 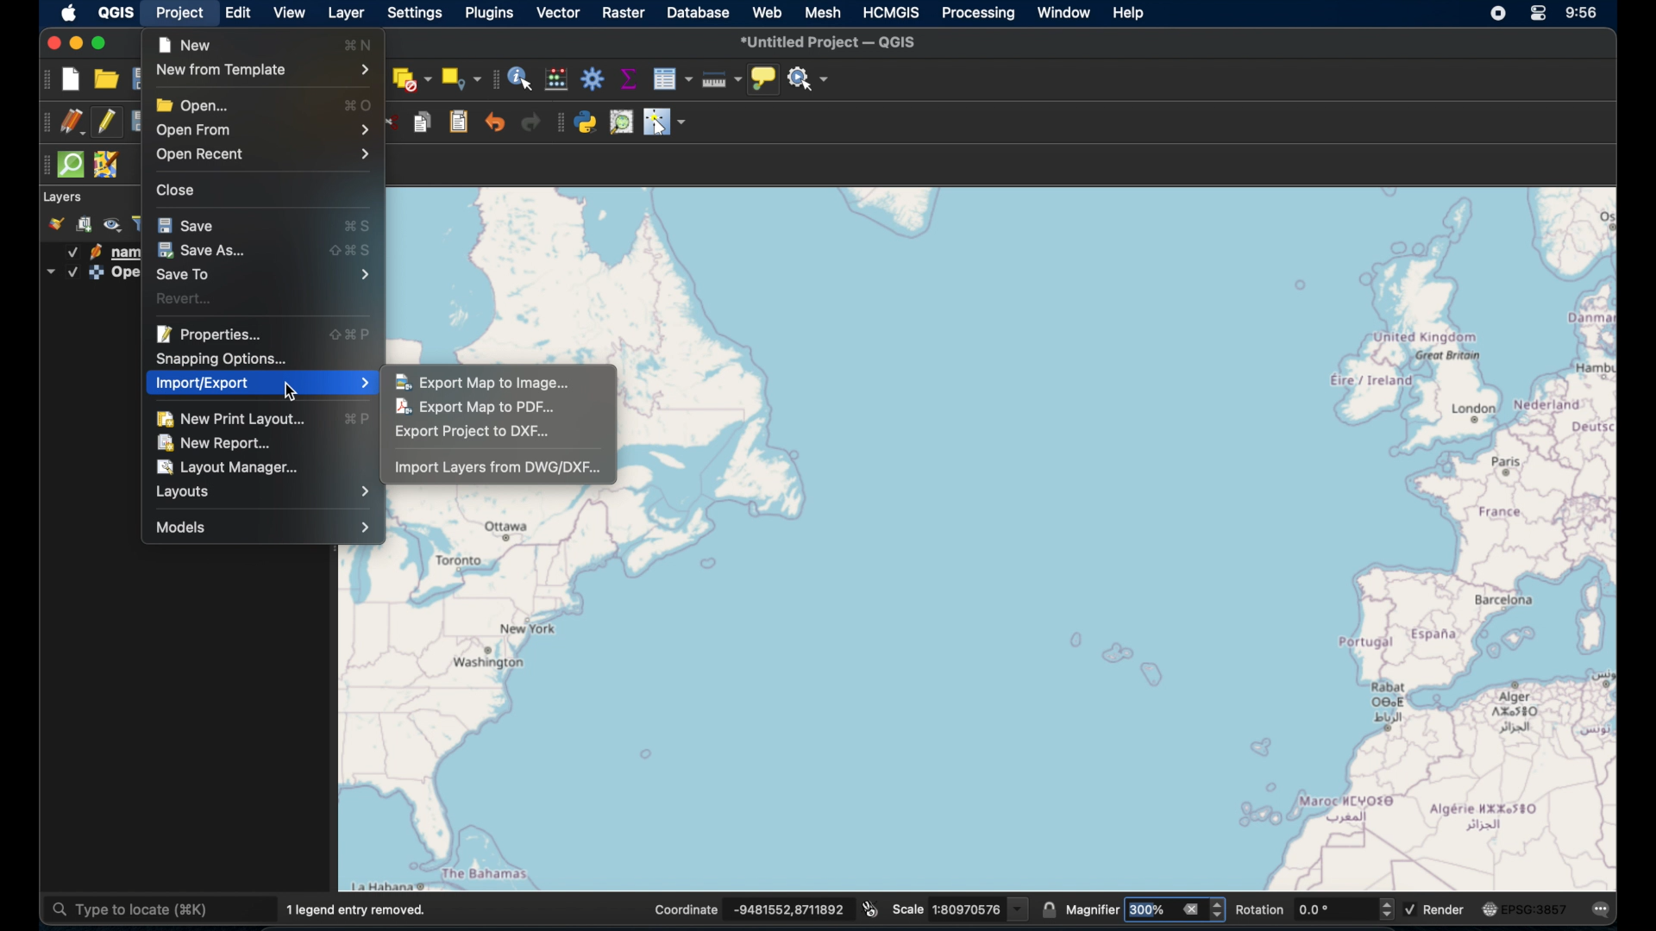 I want to click on toggle extents and mouse display position, so click(x=873, y=908).